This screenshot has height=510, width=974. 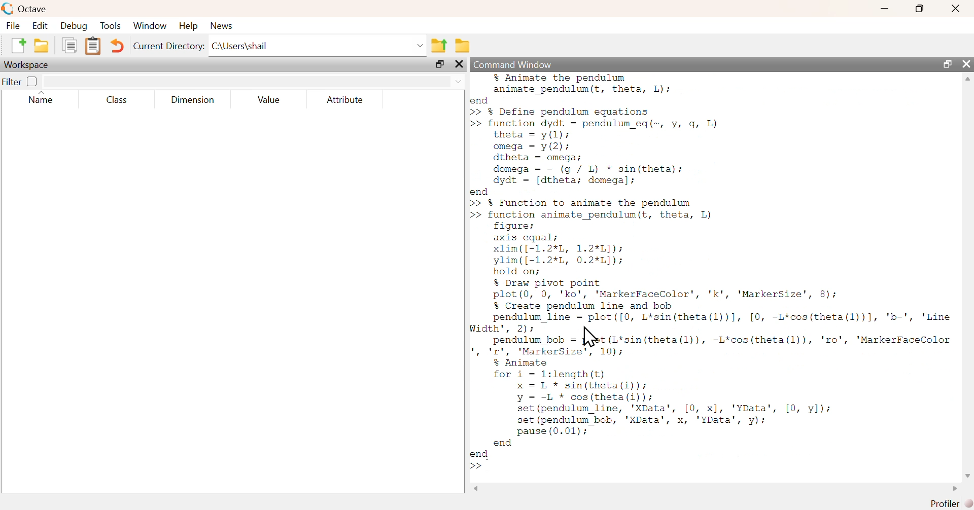 I want to click on Profiler, so click(x=952, y=504).